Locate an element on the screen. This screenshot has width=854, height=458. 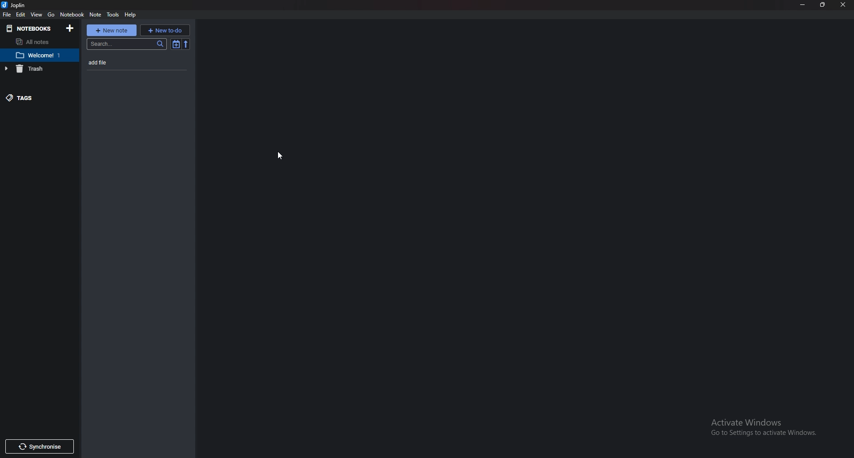
Cursor is located at coordinates (280, 157).